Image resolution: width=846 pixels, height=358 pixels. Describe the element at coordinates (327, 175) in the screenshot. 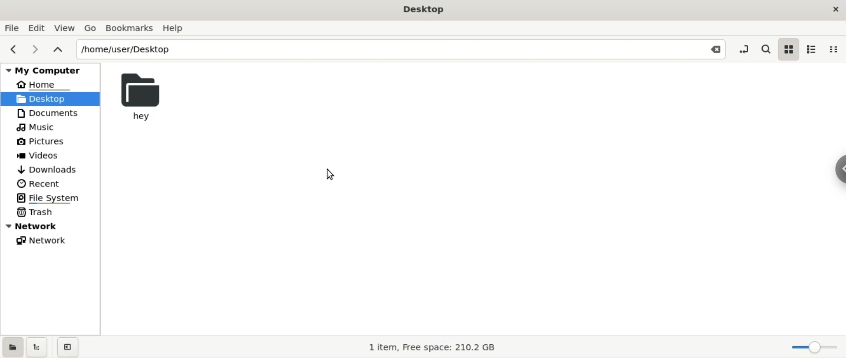

I see `cursor` at that location.